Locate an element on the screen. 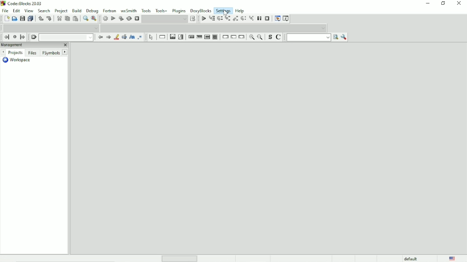 Image resolution: width=467 pixels, height=262 pixels. Code : Blocks 20.03 is located at coordinates (23, 3).